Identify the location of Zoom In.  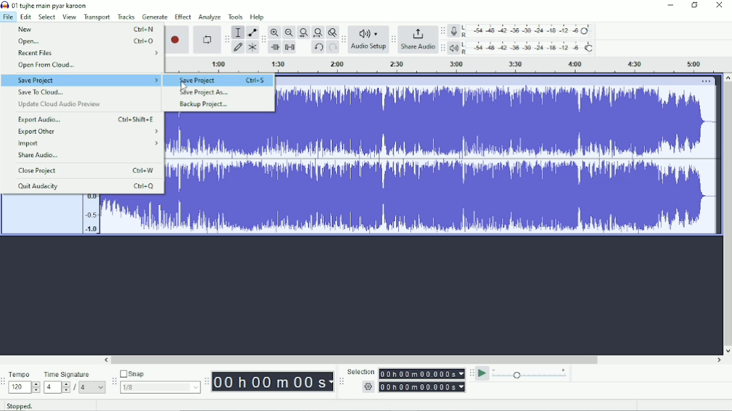
(275, 32).